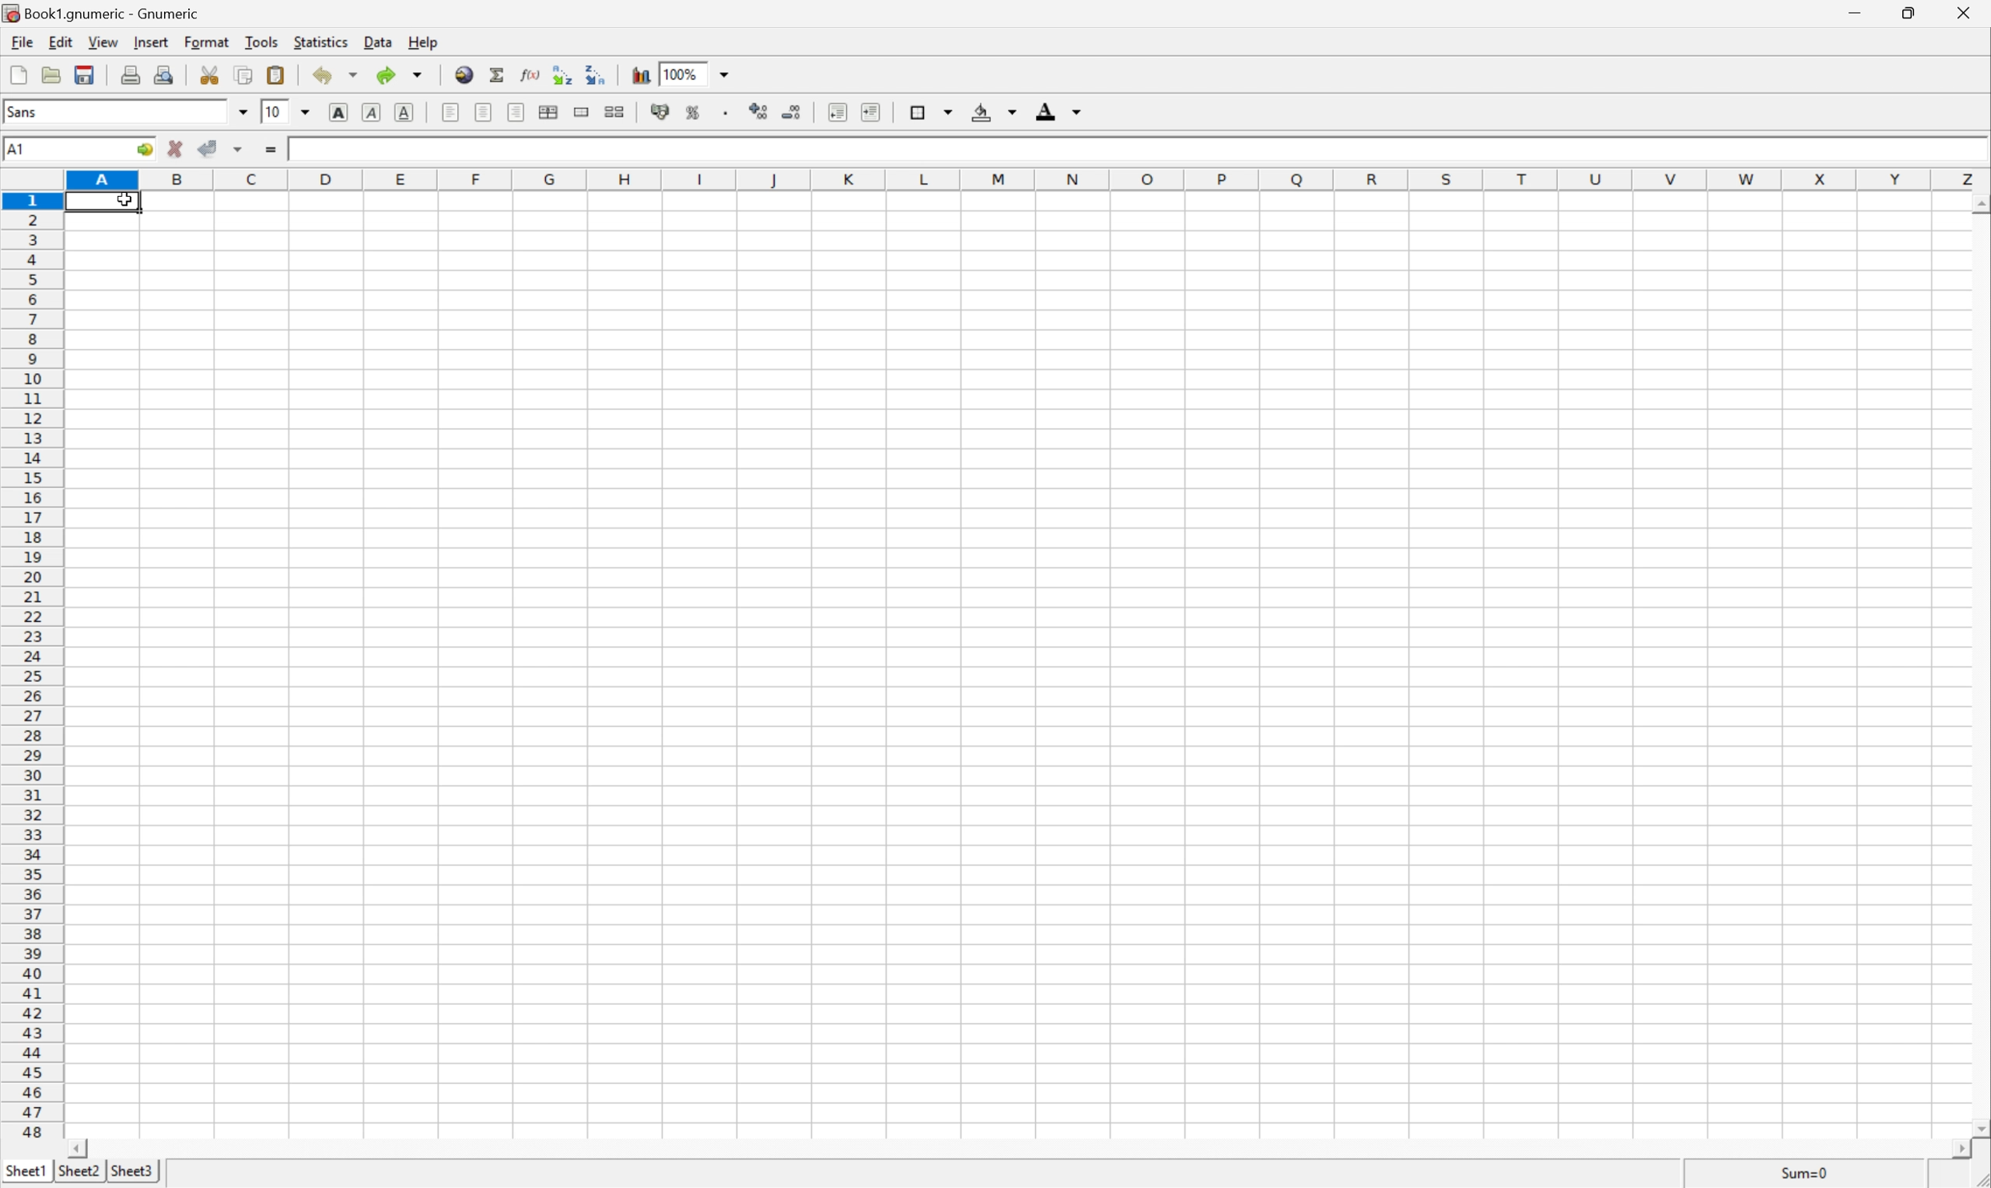 The image size is (1991, 1188). Describe the element at coordinates (260, 43) in the screenshot. I see `tools` at that location.